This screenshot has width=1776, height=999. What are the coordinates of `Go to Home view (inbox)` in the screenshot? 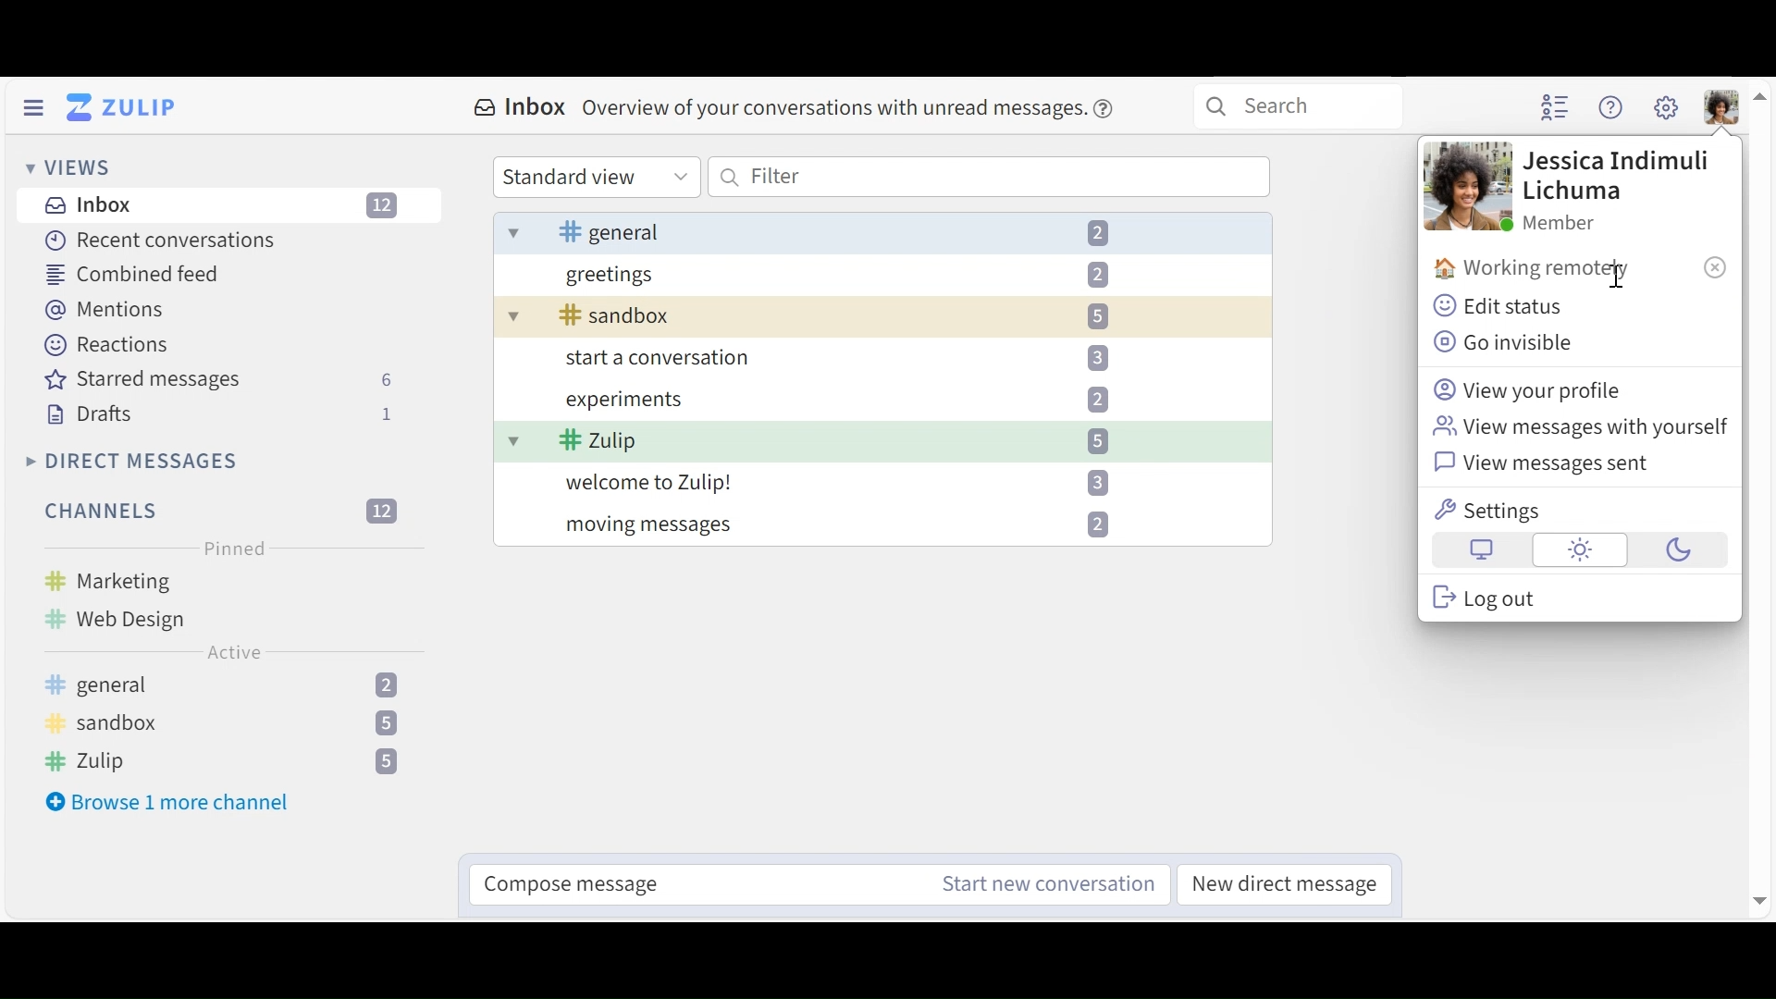 It's located at (126, 105).